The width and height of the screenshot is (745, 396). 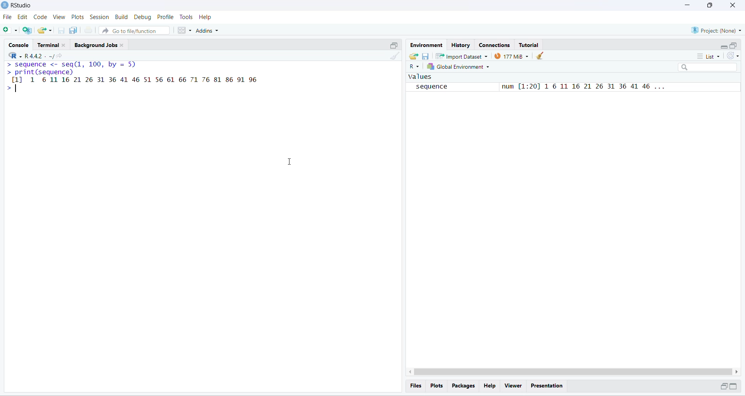 I want to click on help, so click(x=205, y=17).